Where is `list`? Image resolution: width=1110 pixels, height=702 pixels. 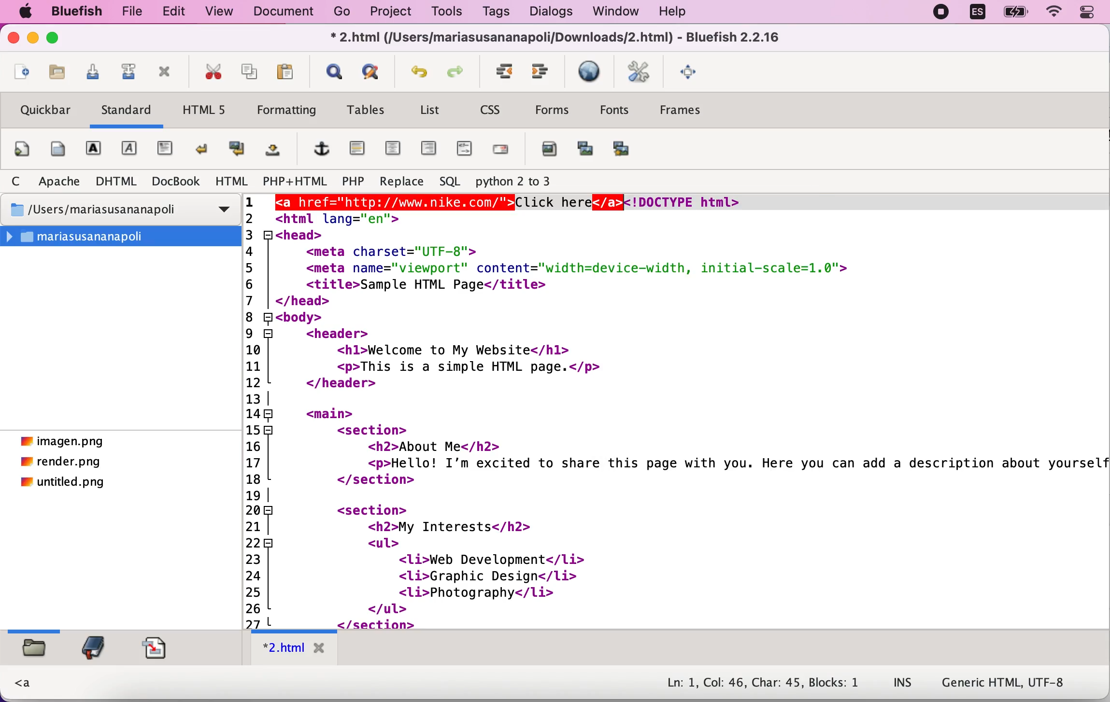 list is located at coordinates (430, 112).